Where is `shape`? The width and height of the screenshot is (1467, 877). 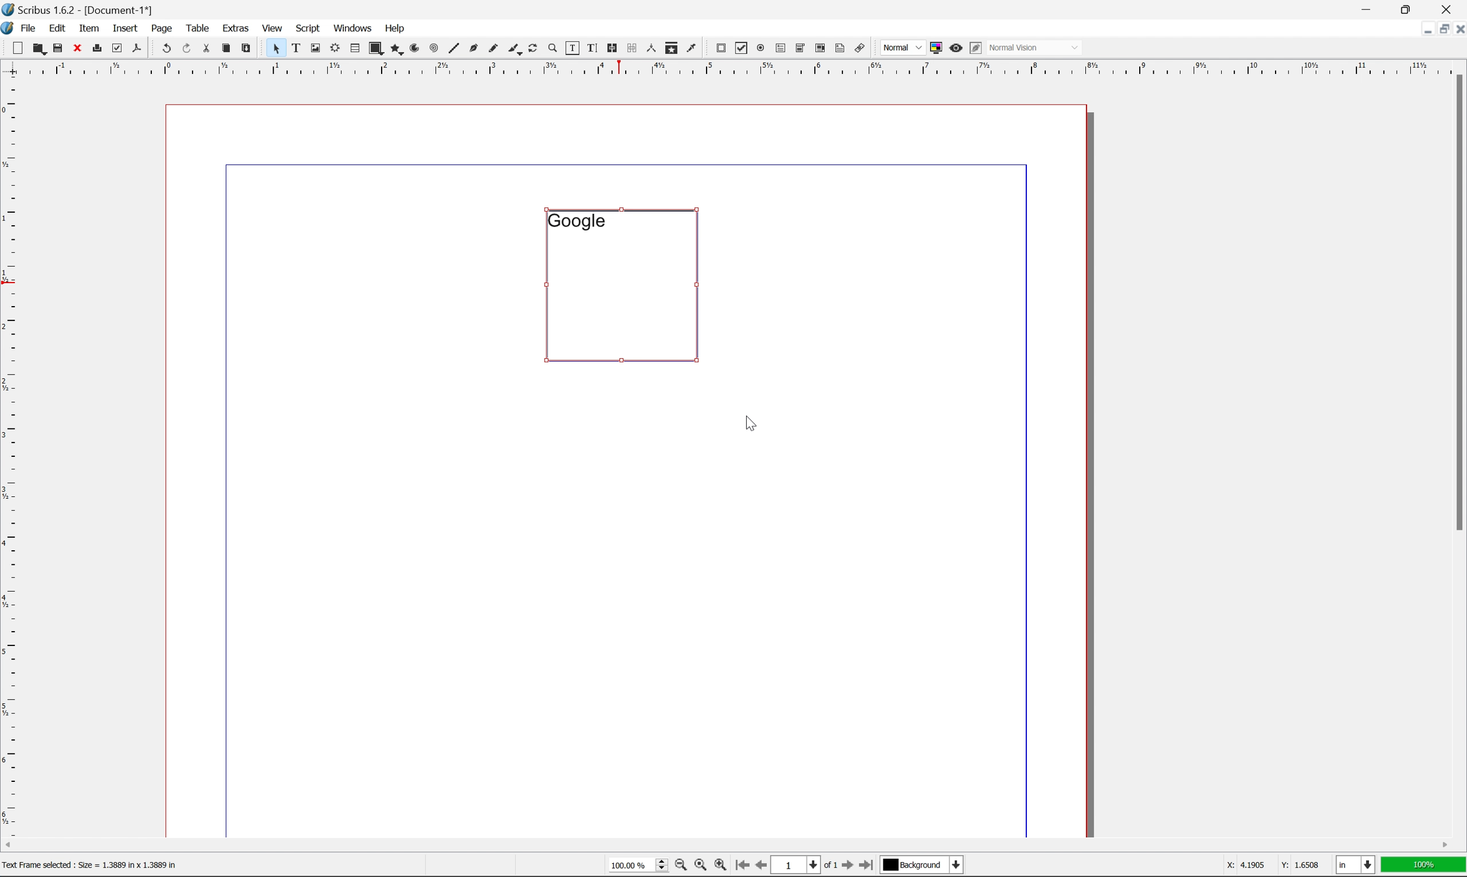
shape is located at coordinates (377, 49).